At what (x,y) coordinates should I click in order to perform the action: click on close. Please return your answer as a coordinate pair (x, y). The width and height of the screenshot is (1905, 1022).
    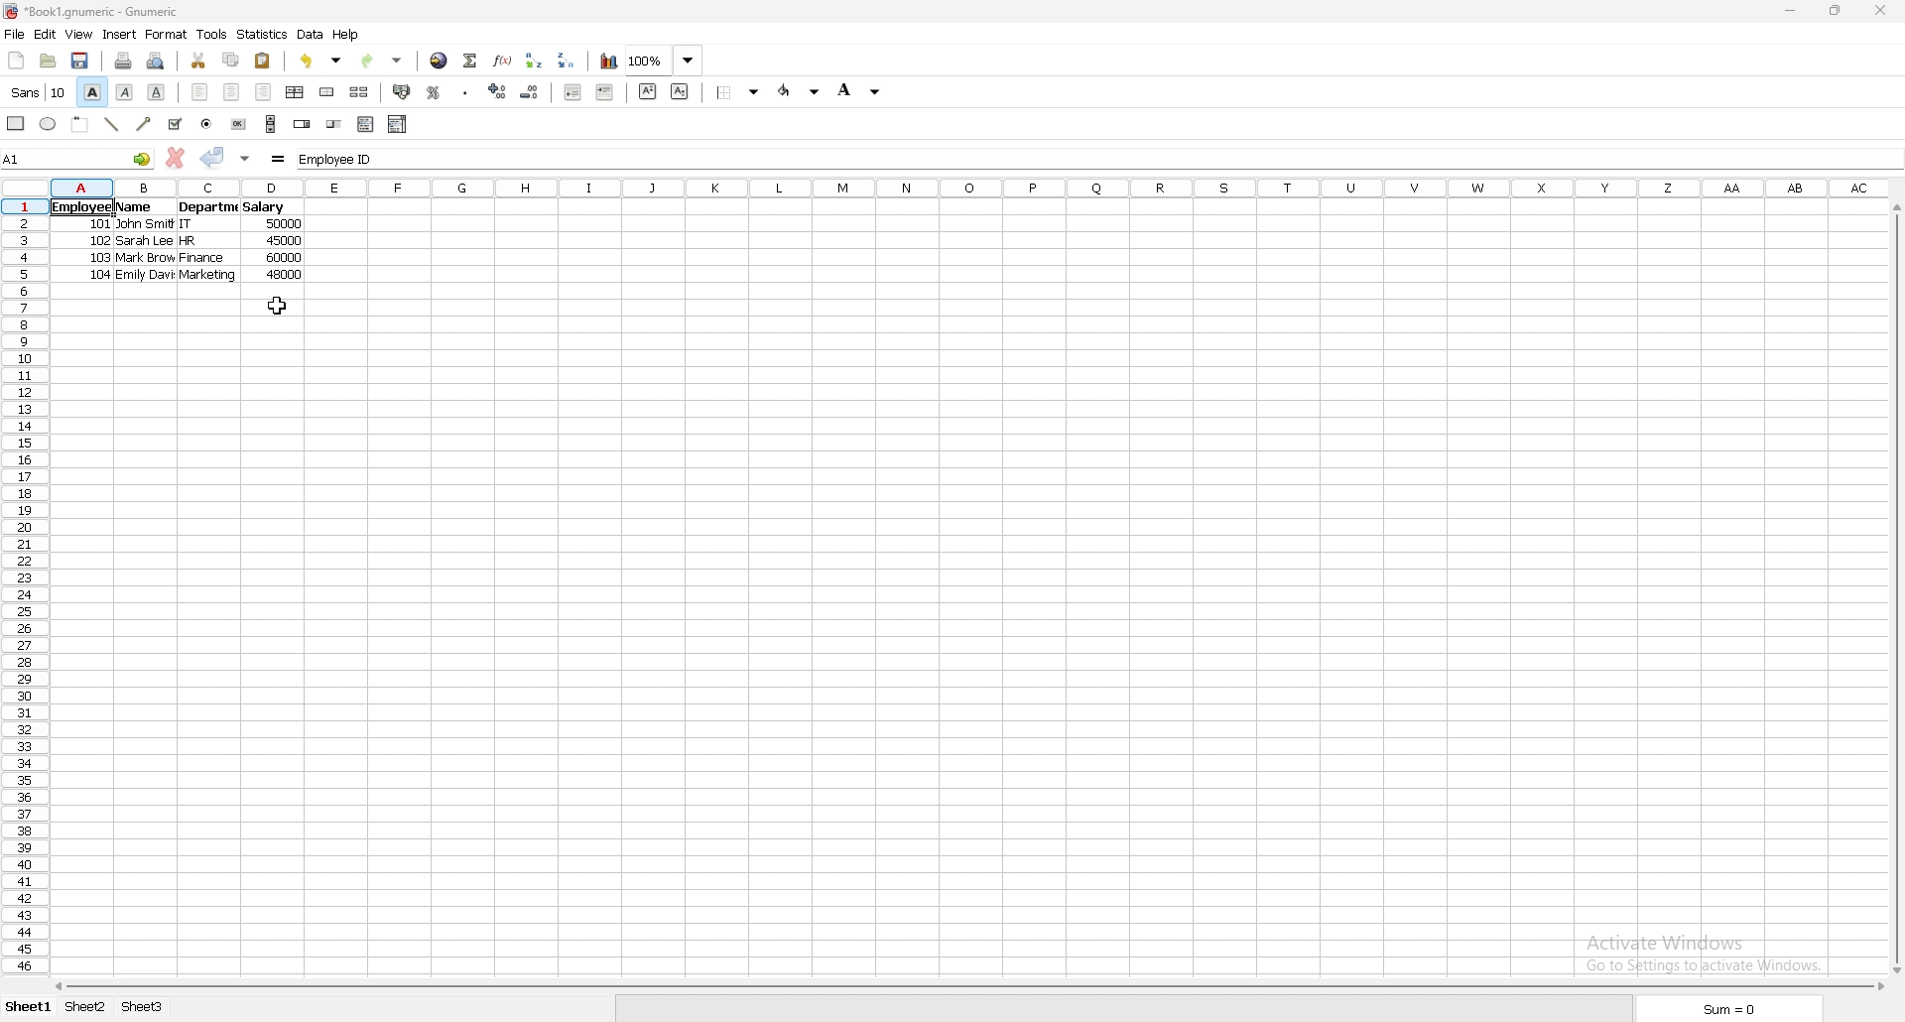
    Looking at the image, I should click on (1879, 11).